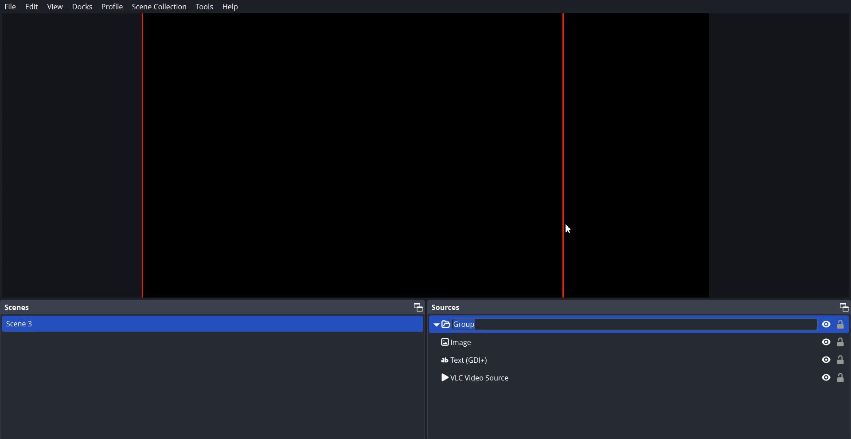  Describe the element at coordinates (113, 6) in the screenshot. I see `Profile` at that location.